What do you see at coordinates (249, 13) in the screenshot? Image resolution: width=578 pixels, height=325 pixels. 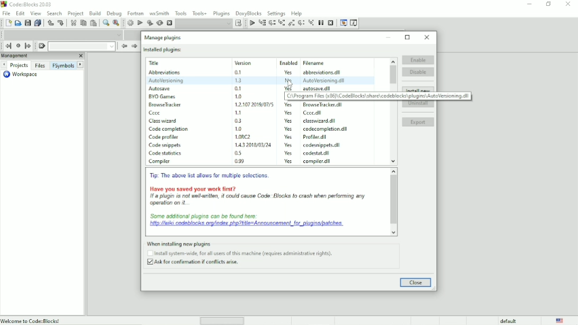 I see `DoxyBlocks` at bounding box center [249, 13].